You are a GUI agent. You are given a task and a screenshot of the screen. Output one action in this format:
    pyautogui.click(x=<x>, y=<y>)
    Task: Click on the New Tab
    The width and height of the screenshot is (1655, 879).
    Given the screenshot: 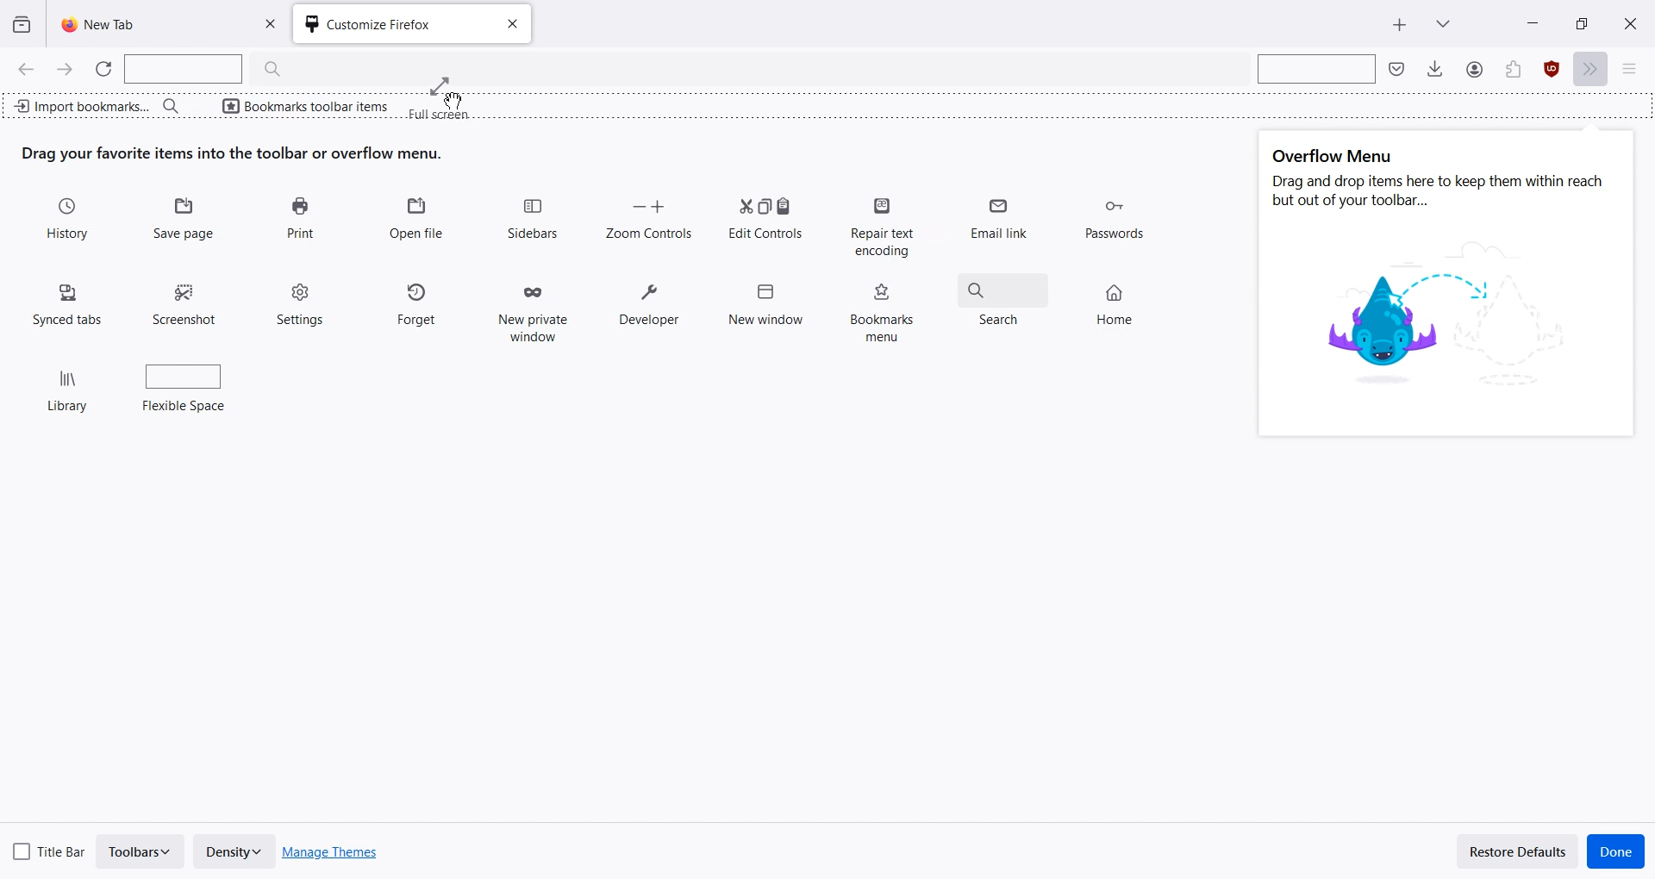 What is the action you would take?
    pyautogui.click(x=1400, y=25)
    